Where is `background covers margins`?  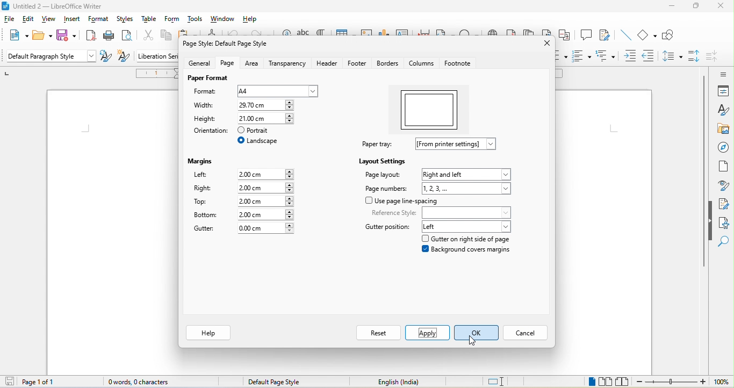 background covers margins is located at coordinates (468, 252).